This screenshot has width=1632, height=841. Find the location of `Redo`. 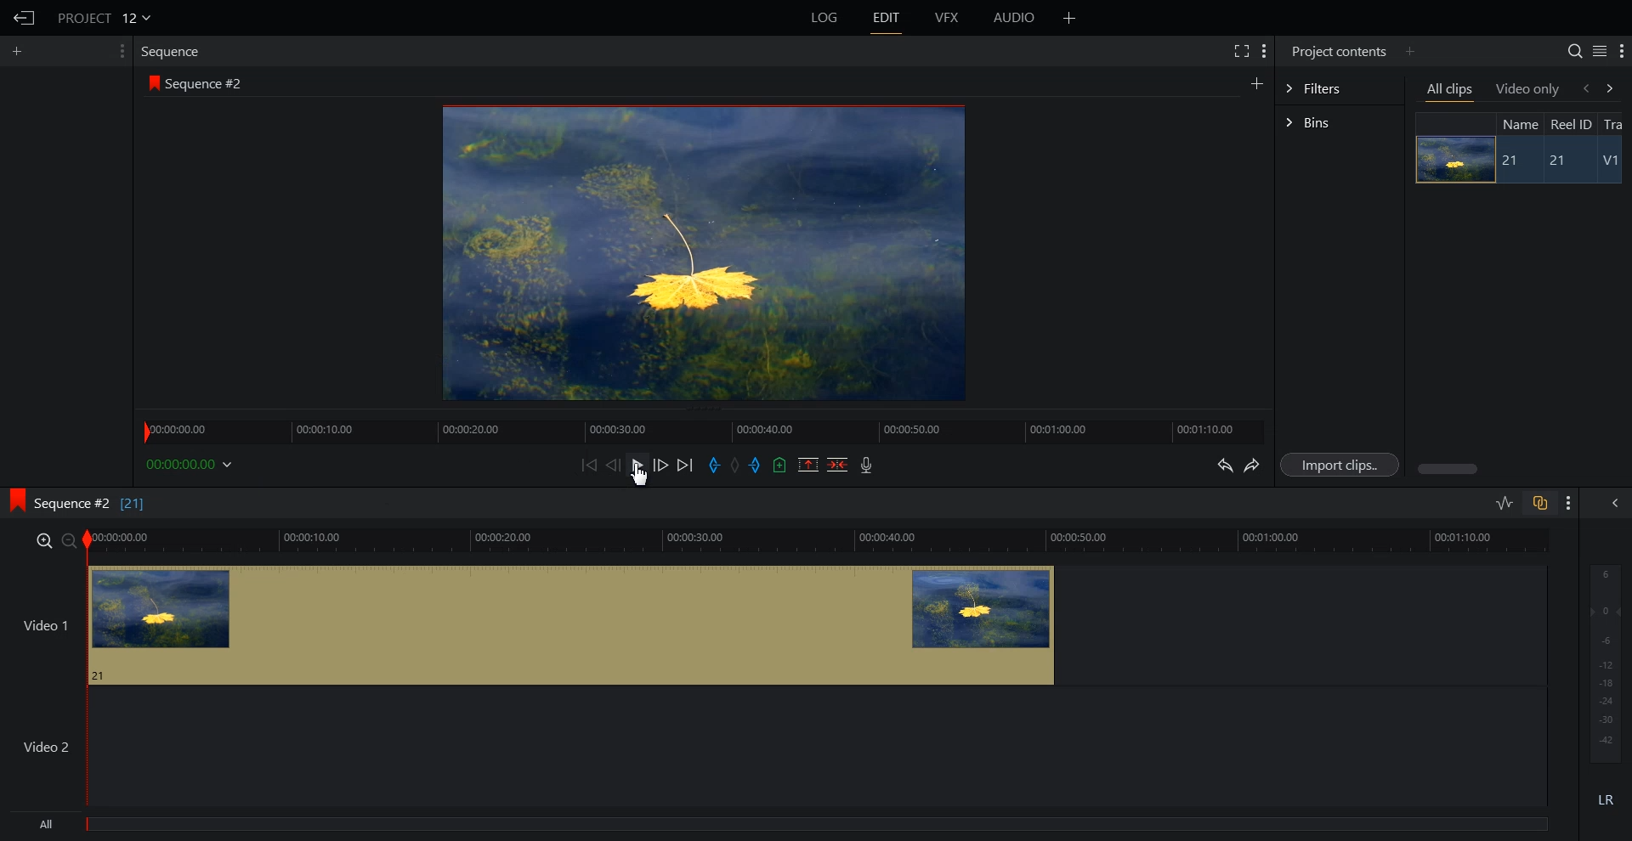

Redo is located at coordinates (1253, 466).